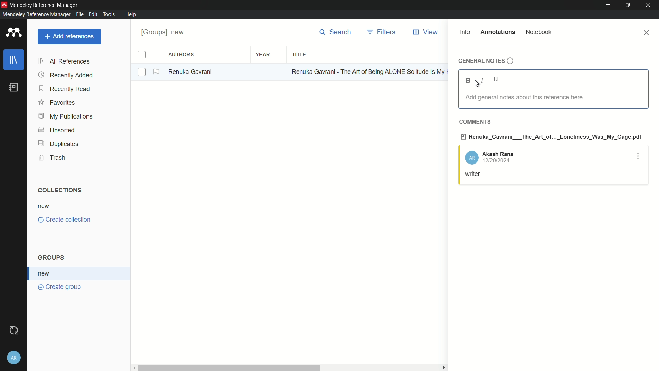 The width and height of the screenshot is (659, 371). What do you see at coordinates (300, 55) in the screenshot?
I see `title` at bounding box center [300, 55].